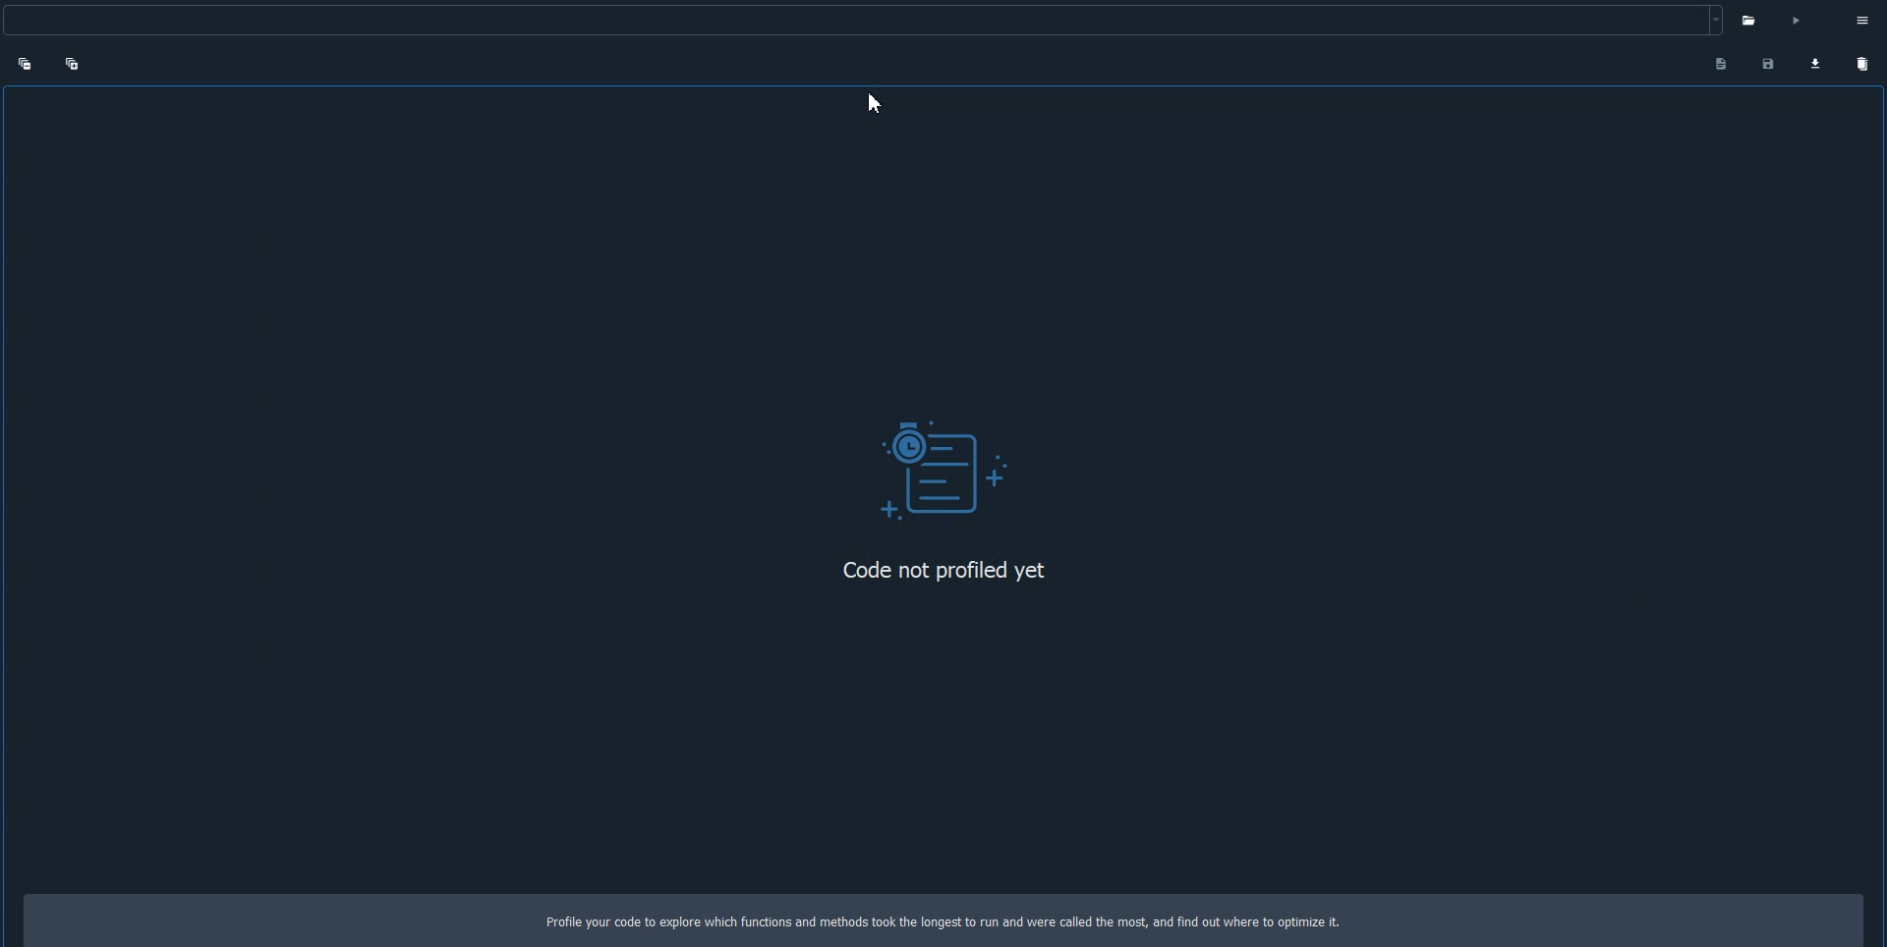 This screenshot has width=1887, height=947. Describe the element at coordinates (943, 465) in the screenshot. I see `Logo` at that location.